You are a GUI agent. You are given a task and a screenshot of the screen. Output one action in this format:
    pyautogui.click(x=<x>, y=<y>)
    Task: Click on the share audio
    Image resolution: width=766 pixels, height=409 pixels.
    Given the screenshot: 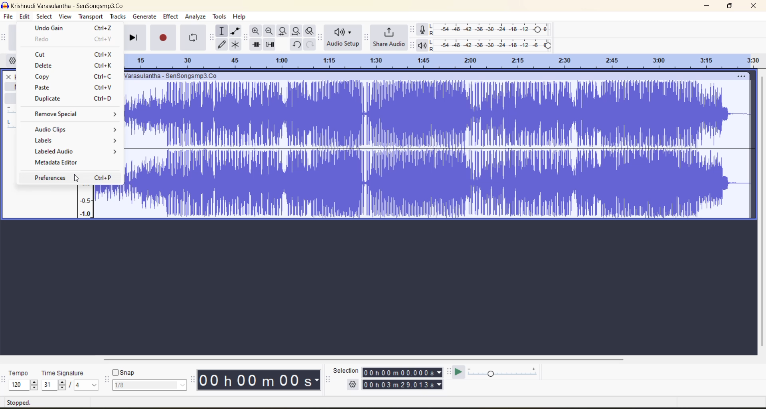 What is the action you would take?
    pyautogui.click(x=388, y=38)
    